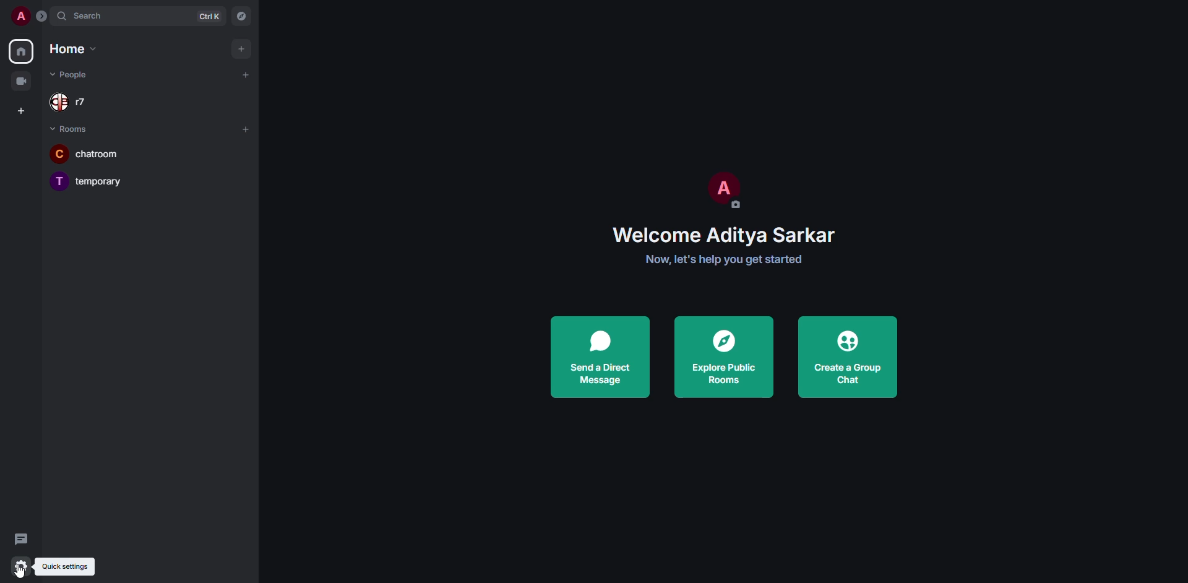 This screenshot has width=1188, height=583. I want to click on explore public rooms, so click(723, 355).